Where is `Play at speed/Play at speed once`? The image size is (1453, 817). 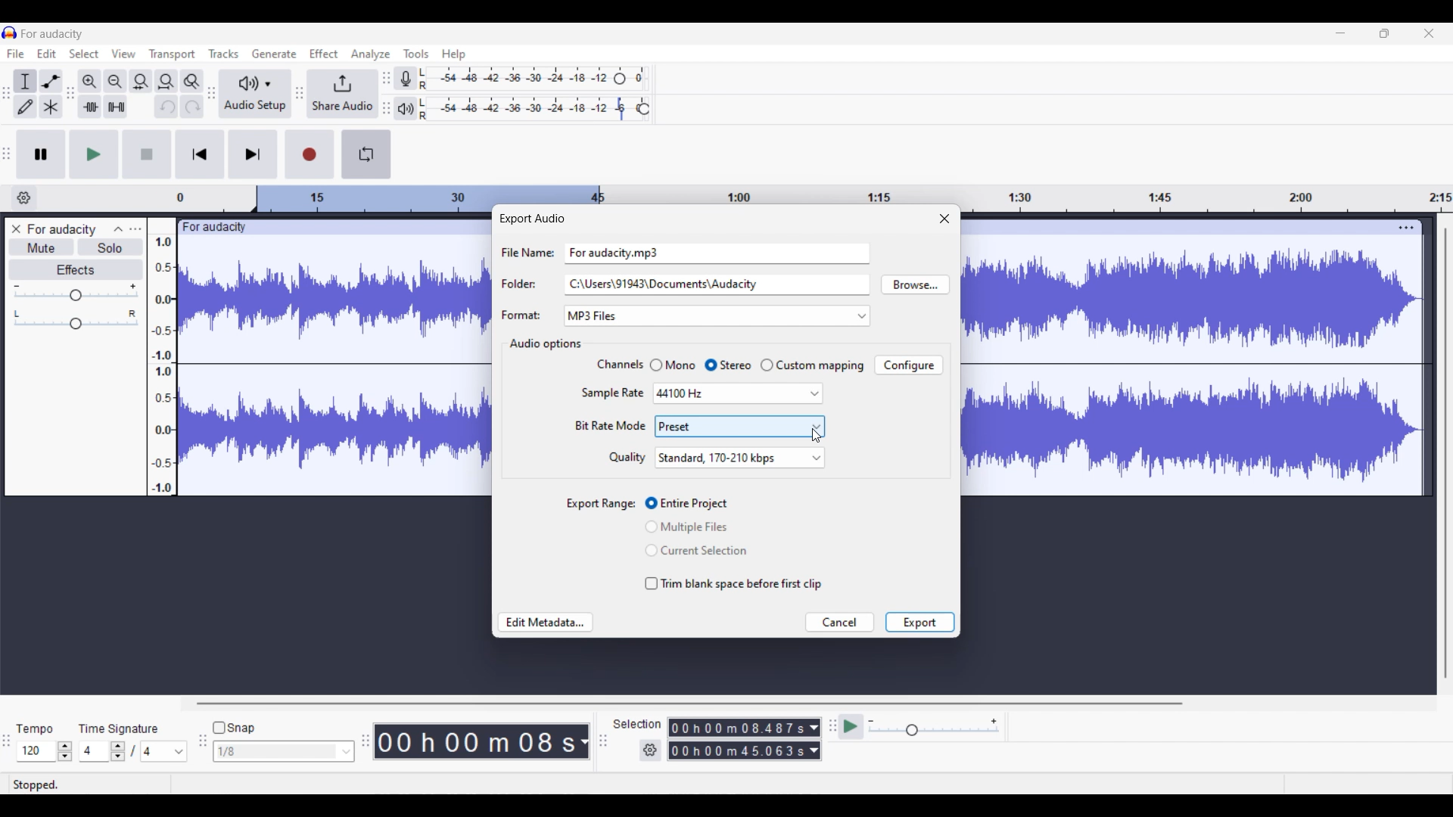
Play at speed/Play at speed once is located at coordinates (852, 726).